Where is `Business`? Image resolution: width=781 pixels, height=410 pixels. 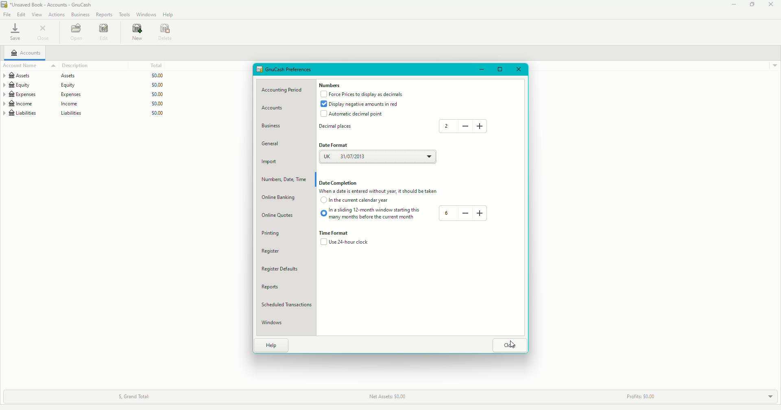
Business is located at coordinates (274, 126).